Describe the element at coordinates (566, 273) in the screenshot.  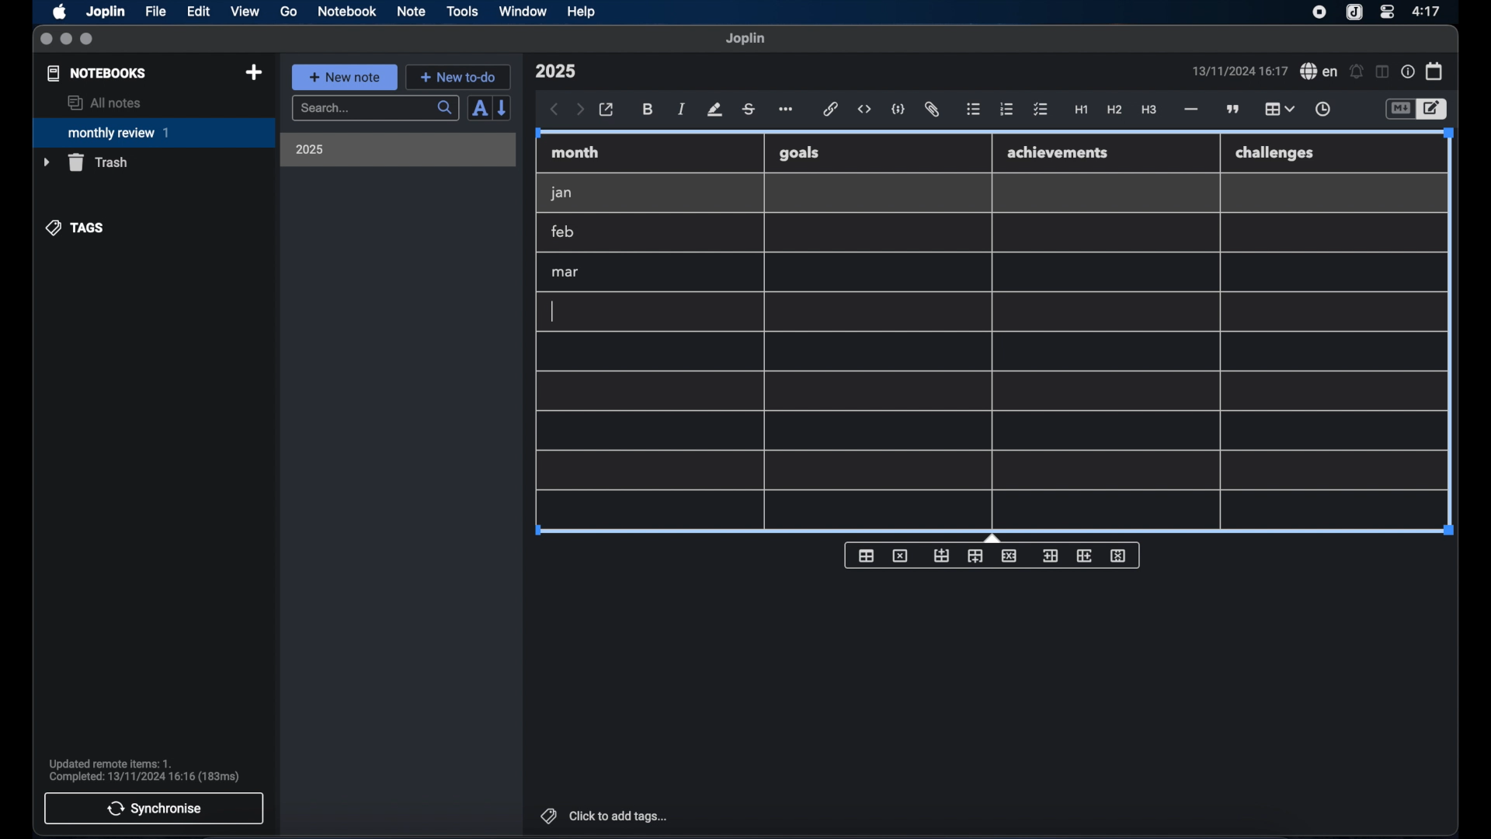
I see `mar` at that location.